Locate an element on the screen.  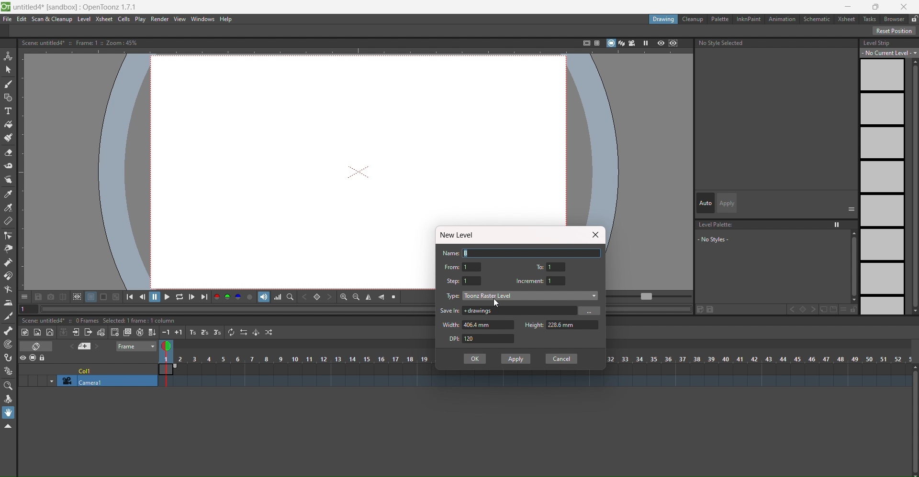
animation tool is located at coordinates (9, 56).